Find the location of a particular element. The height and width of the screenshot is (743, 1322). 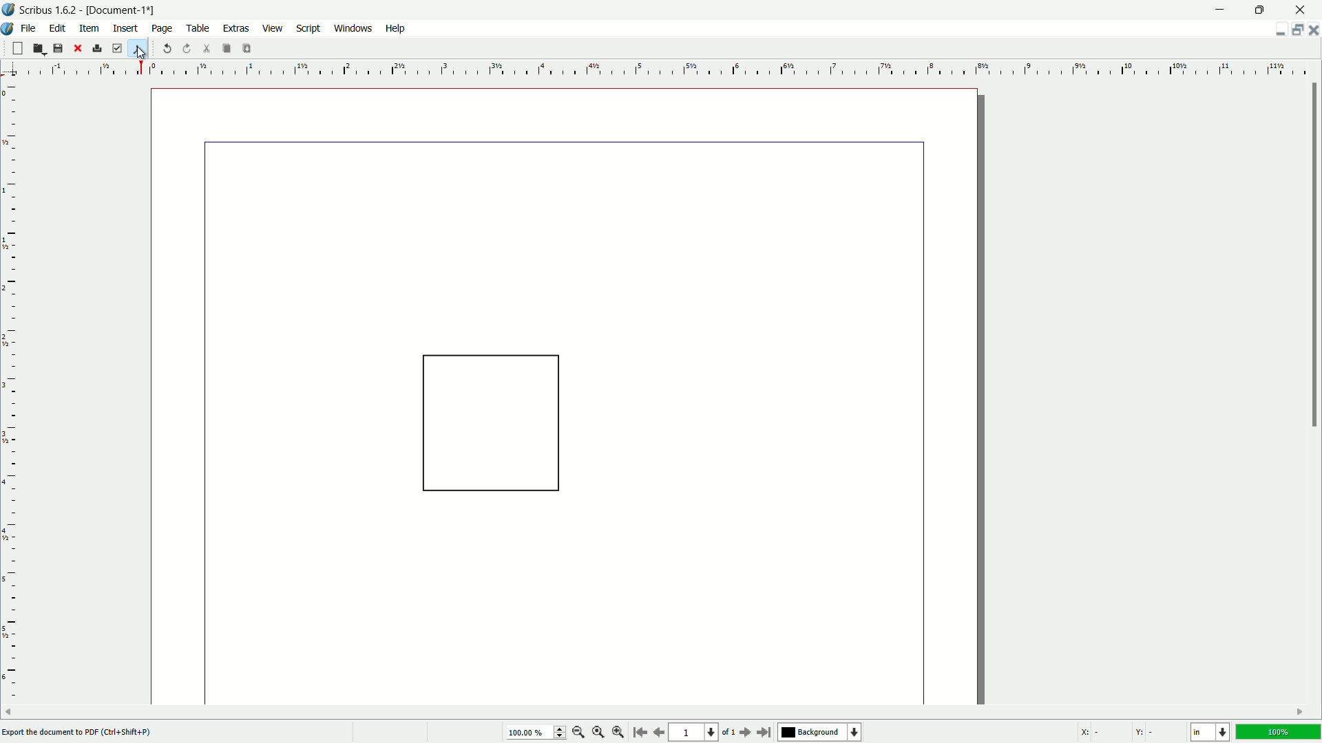

page number is located at coordinates (695, 733).